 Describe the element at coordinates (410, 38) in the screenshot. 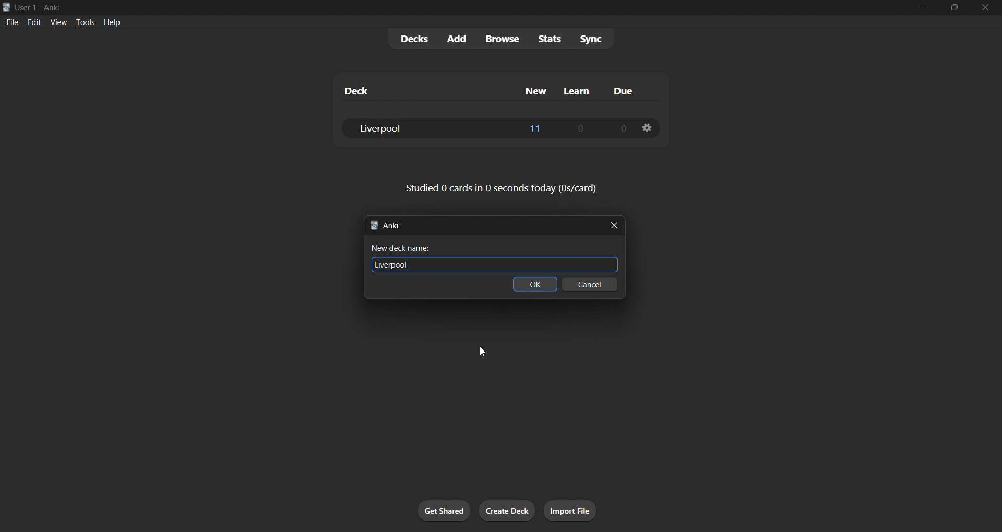

I see `decks` at that location.